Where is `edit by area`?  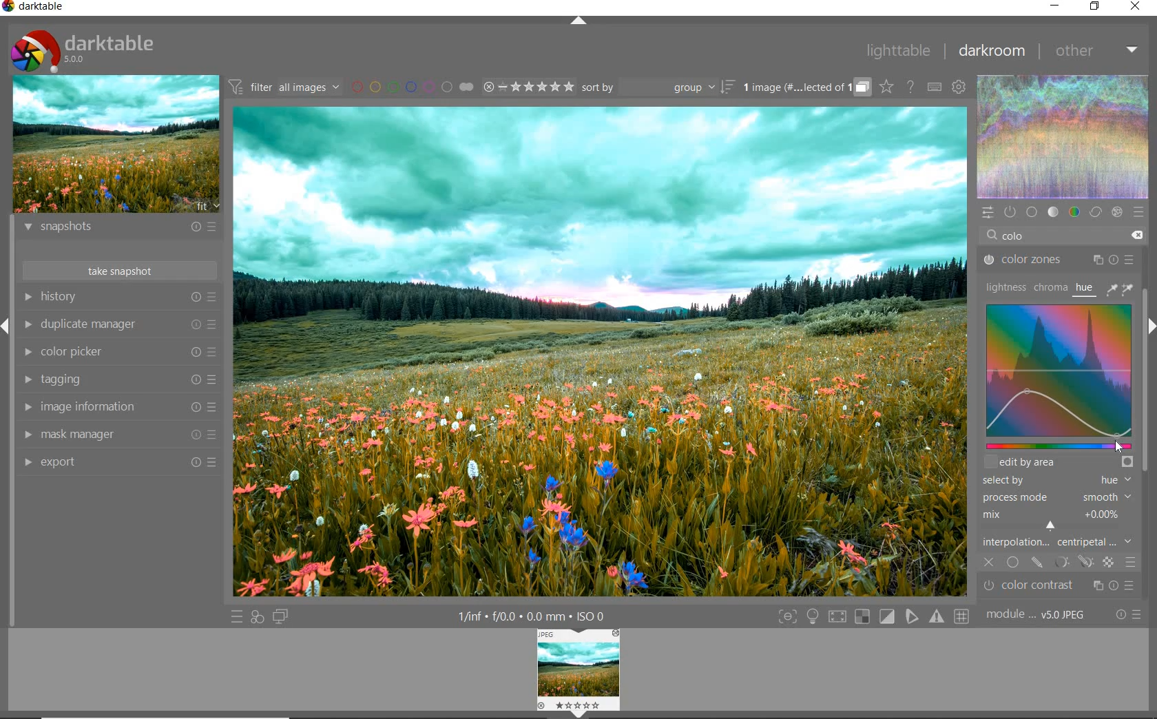
edit by area is located at coordinates (1059, 461).